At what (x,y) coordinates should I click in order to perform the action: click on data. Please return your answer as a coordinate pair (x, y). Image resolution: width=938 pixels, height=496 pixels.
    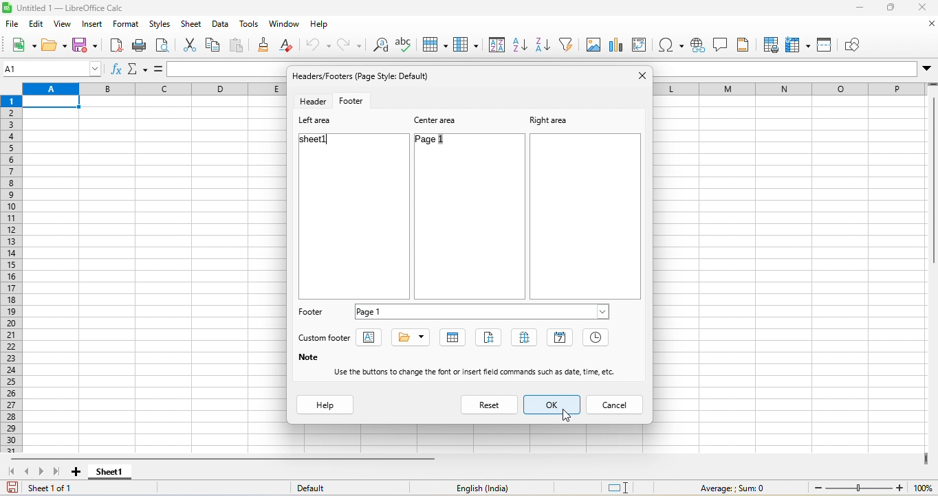
    Looking at the image, I should click on (221, 27).